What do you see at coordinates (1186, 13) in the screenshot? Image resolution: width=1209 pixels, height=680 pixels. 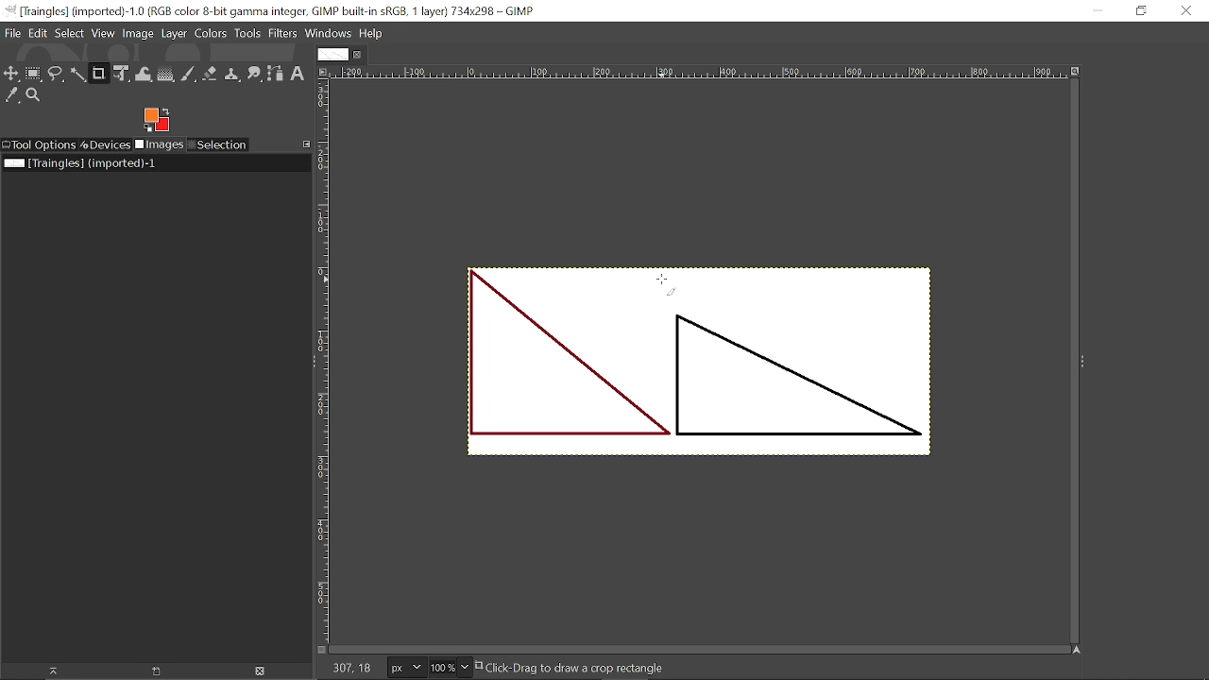 I see `Close` at bounding box center [1186, 13].